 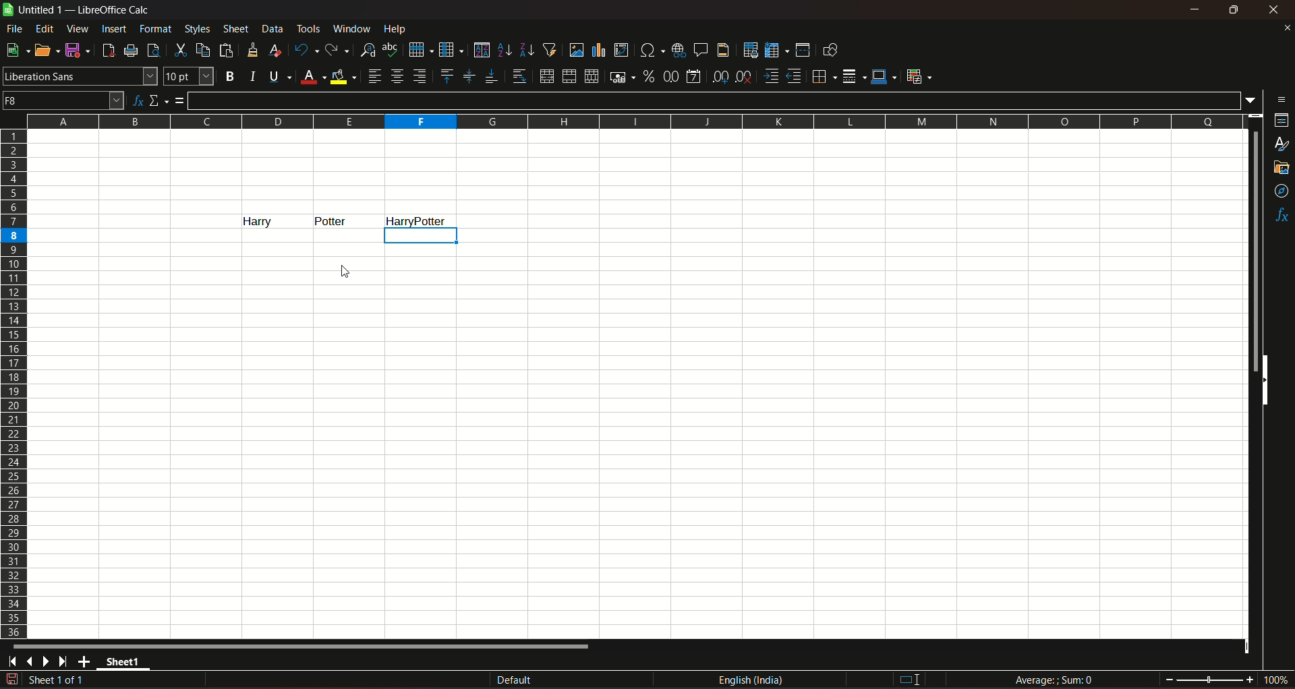 What do you see at coordinates (337, 49) in the screenshot?
I see `redo` at bounding box center [337, 49].